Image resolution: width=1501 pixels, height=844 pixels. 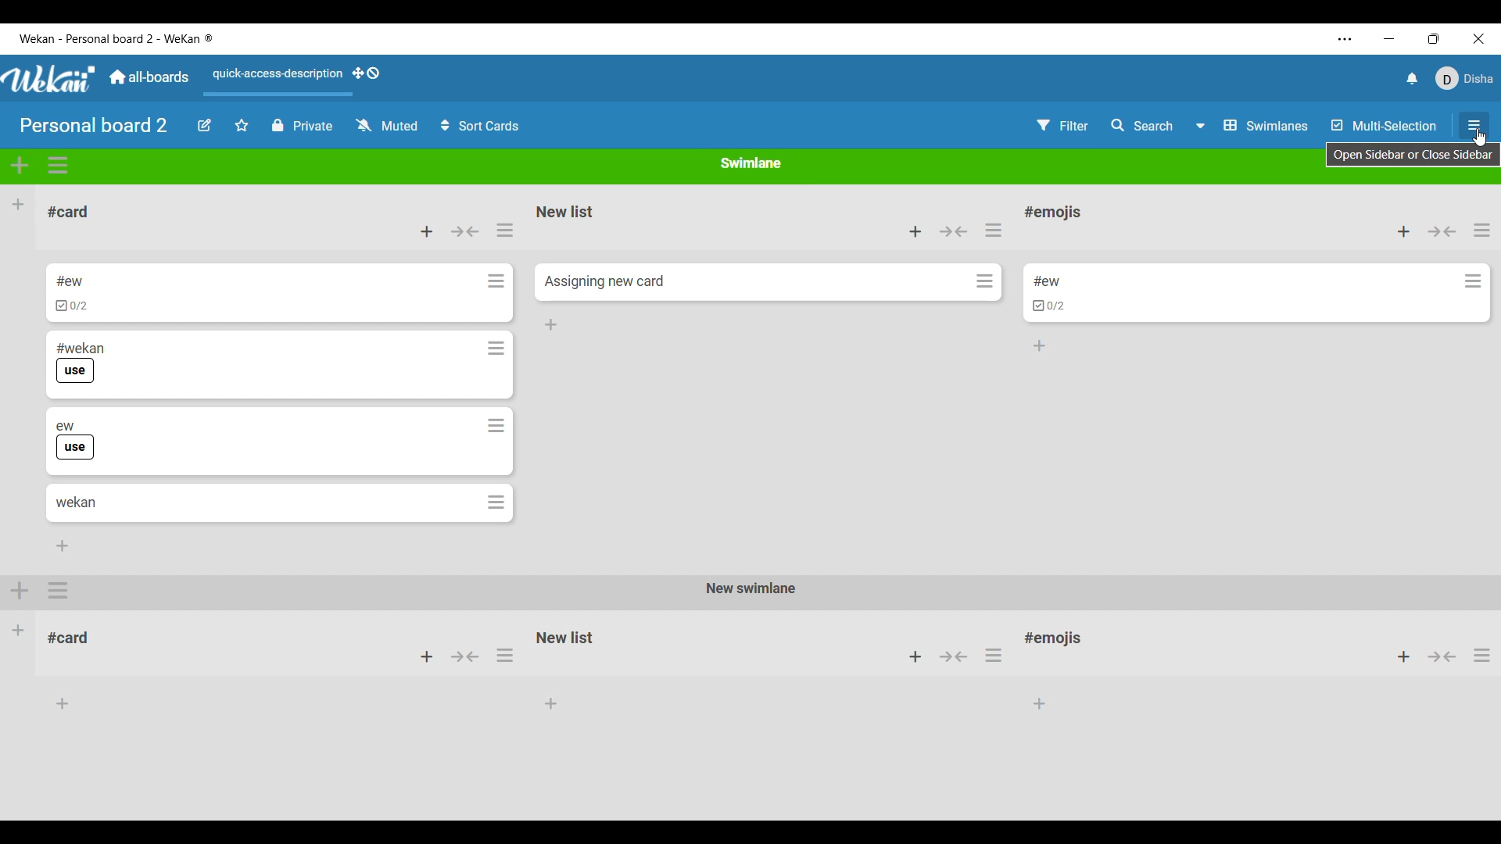 What do you see at coordinates (1252, 126) in the screenshot?
I see `Boardview options` at bounding box center [1252, 126].